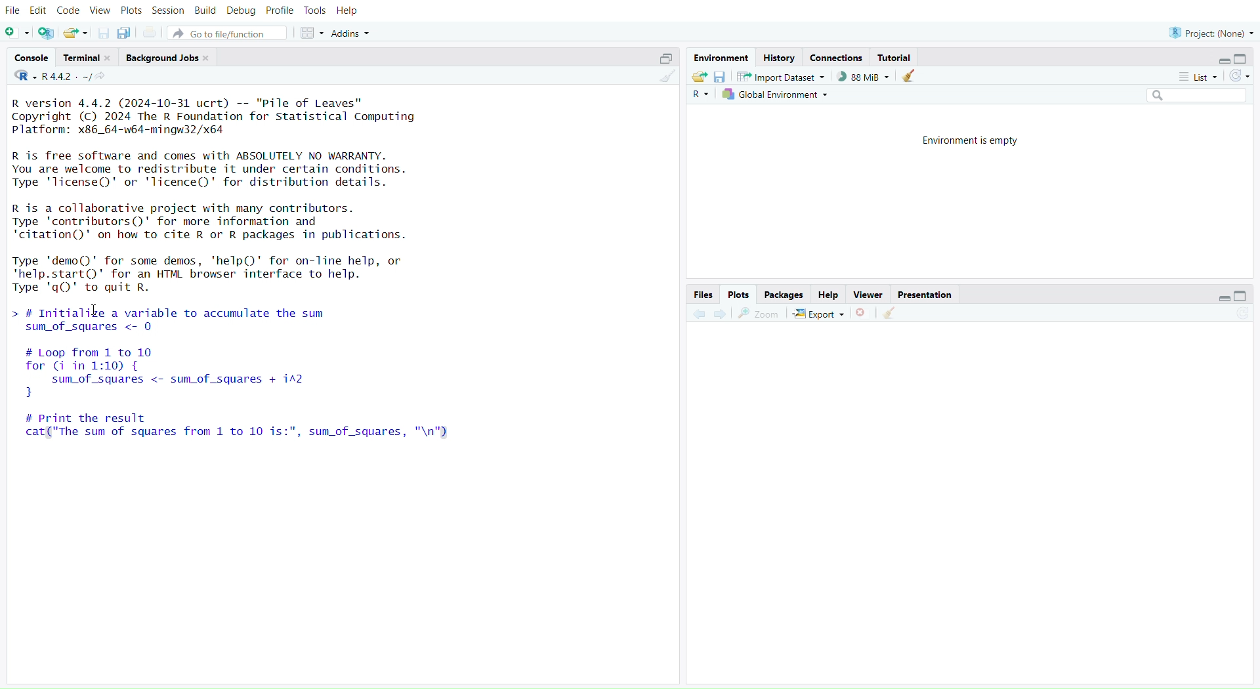 The width and height of the screenshot is (1260, 689). Describe the element at coordinates (250, 432) in the screenshot. I see `cat( The sum oT squares Trom 1 to 10 1s:”, sum_oT_squares, "\n")` at that location.